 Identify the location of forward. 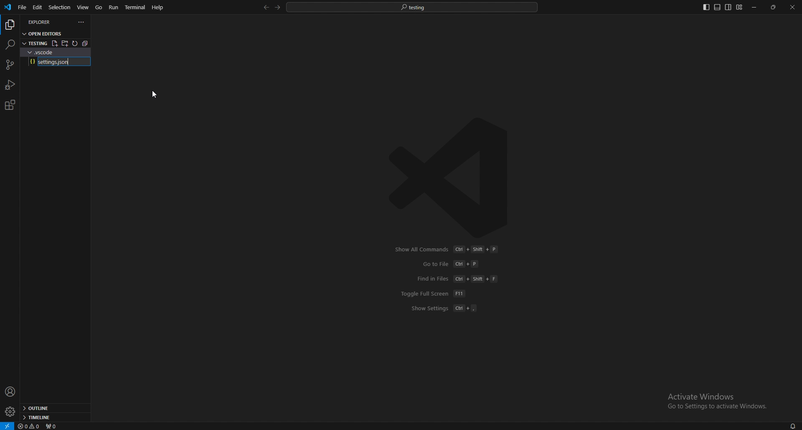
(277, 8).